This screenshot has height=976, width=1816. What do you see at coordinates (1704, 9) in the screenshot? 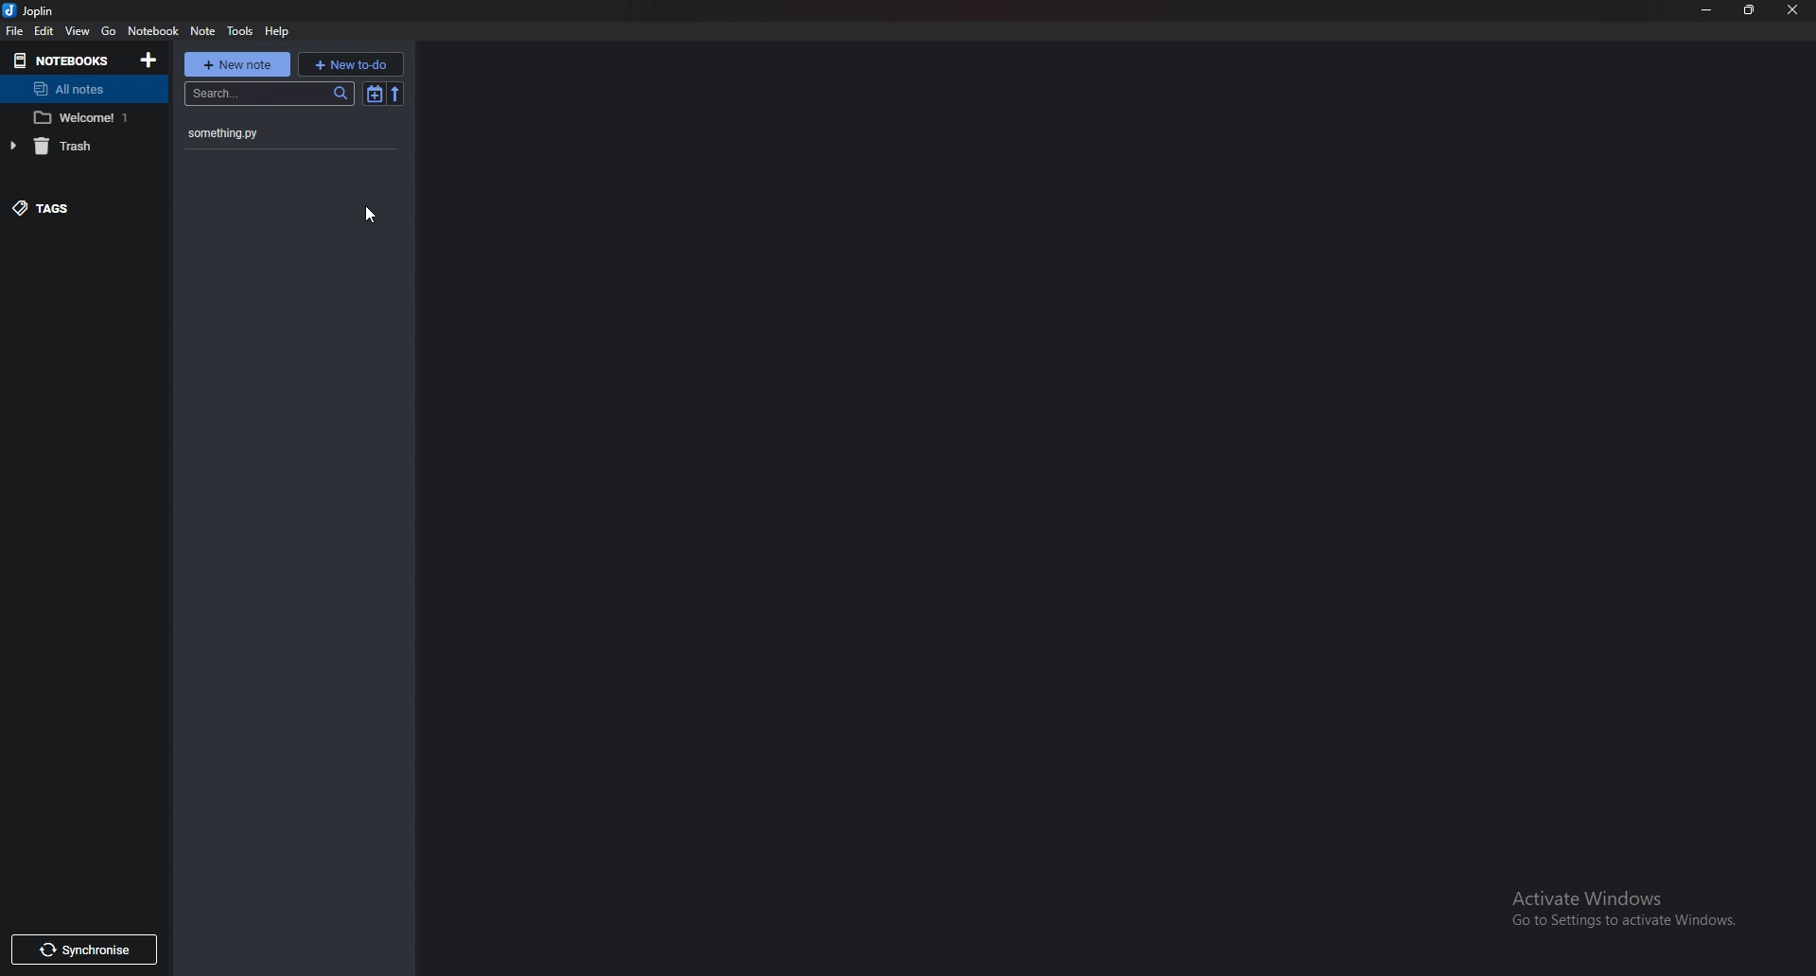
I see `Minimize` at bounding box center [1704, 9].